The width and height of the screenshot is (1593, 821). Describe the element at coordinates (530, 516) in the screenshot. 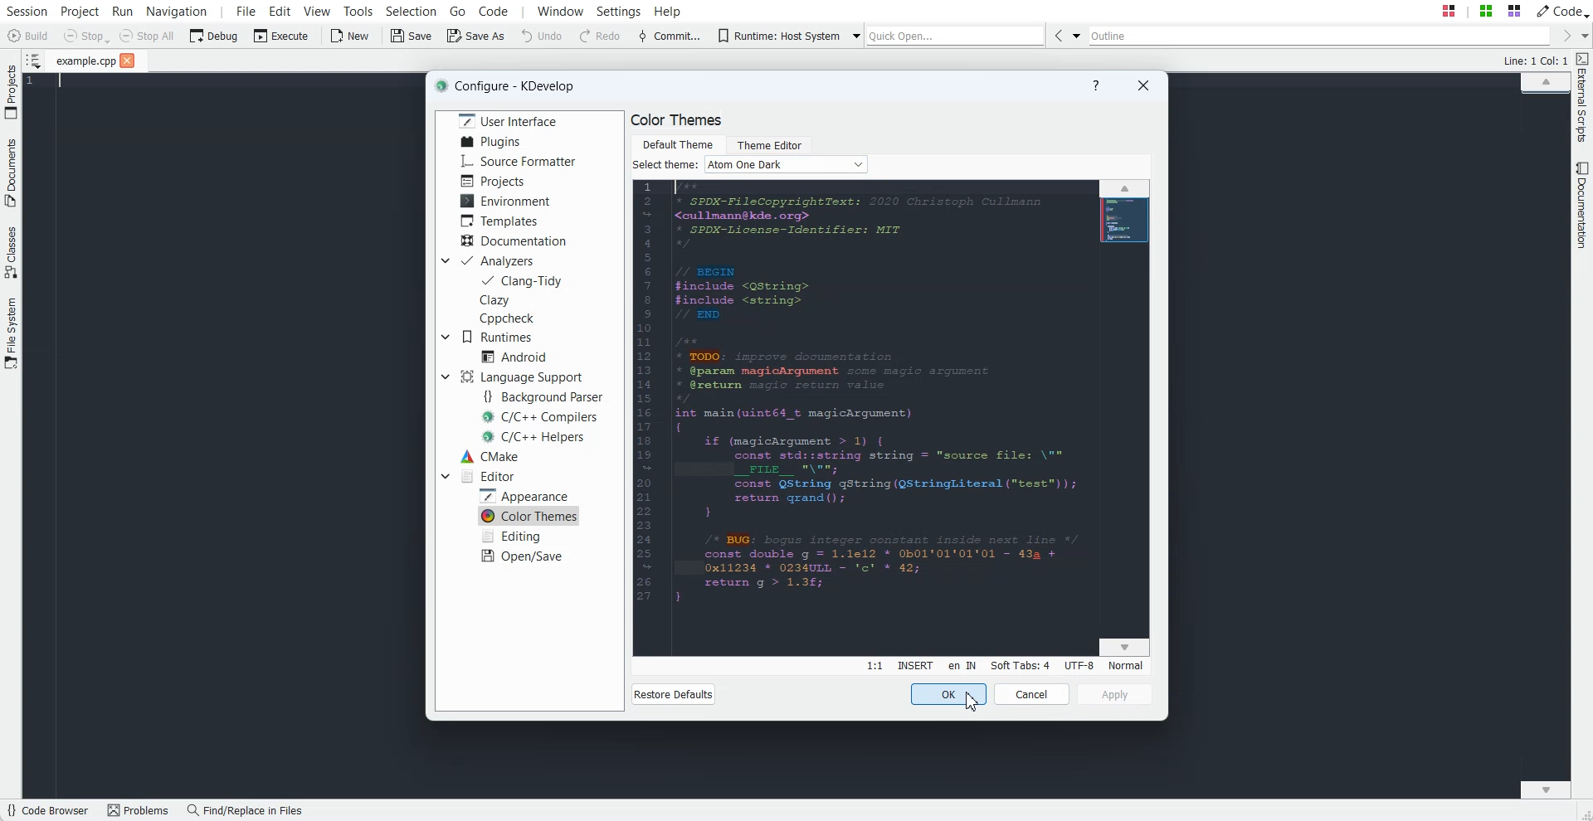

I see `Color Themes selected` at that location.